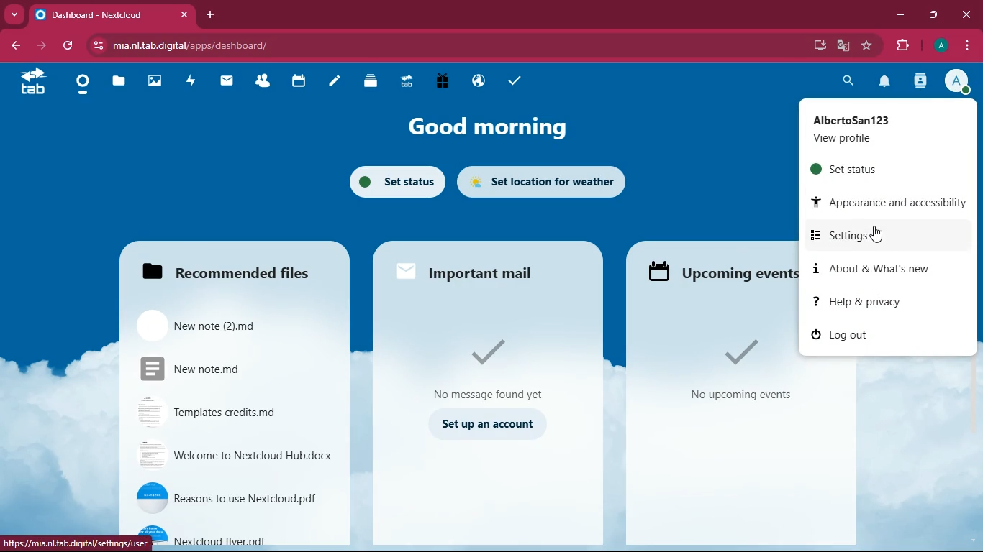 The image size is (983, 552). I want to click on New note(2).md, so click(206, 323).